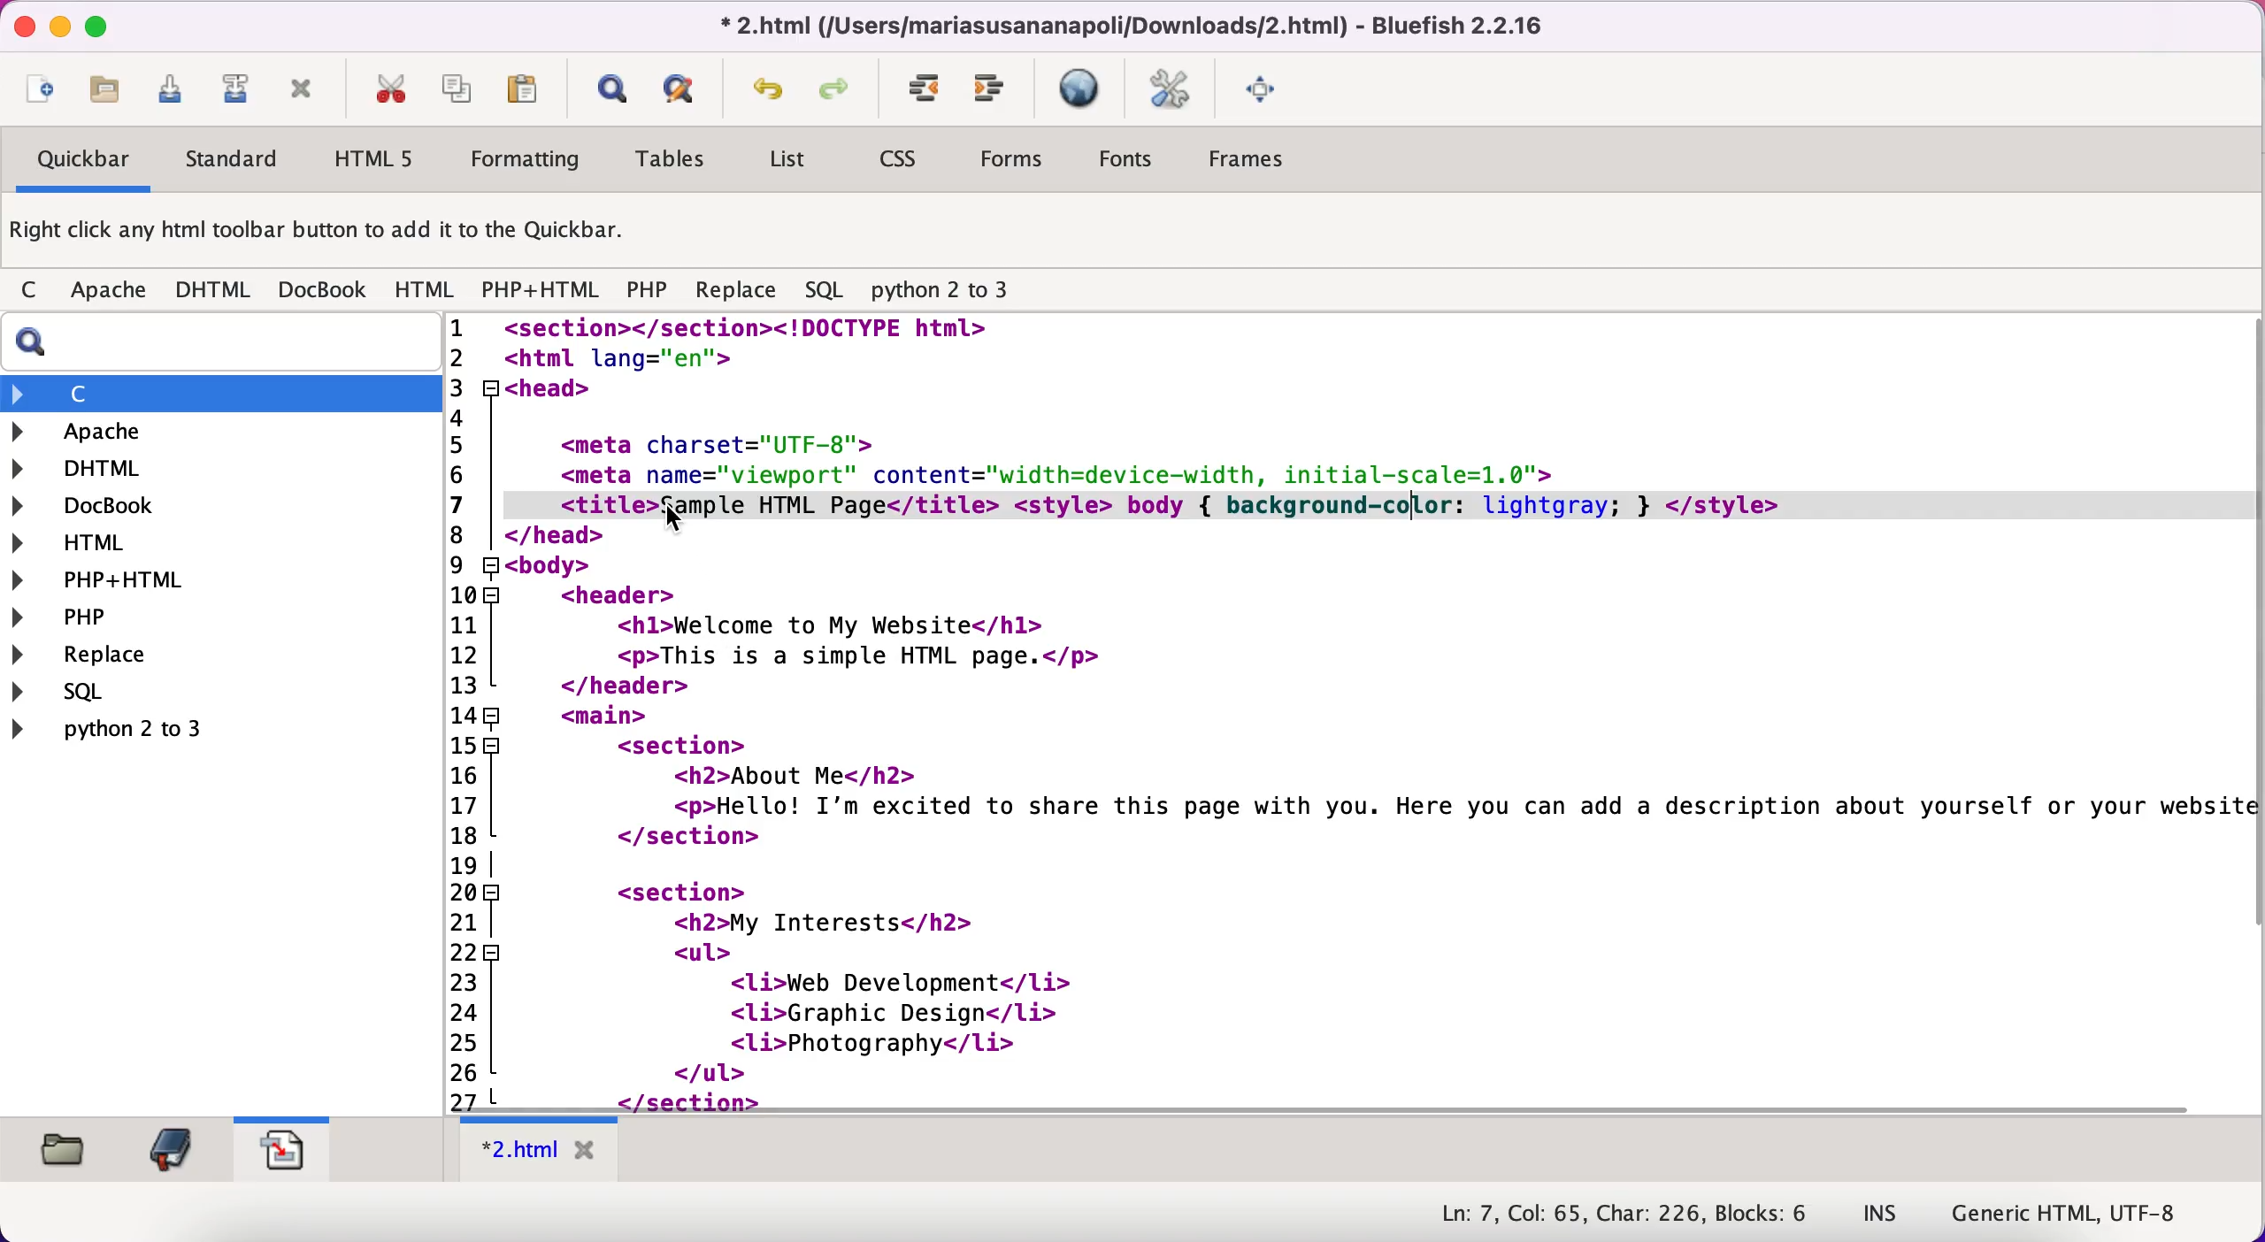 The height and width of the screenshot is (1242, 2265). I want to click on unindent, so click(991, 89).